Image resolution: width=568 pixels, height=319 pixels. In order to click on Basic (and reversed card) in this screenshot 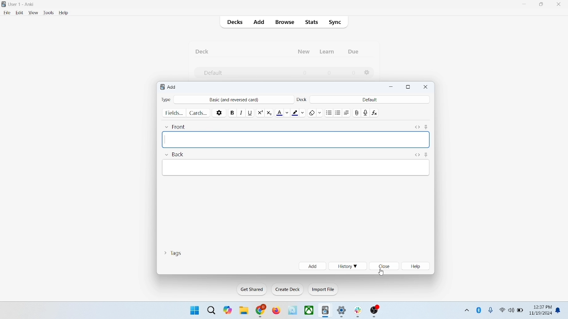, I will do `click(238, 100)`.